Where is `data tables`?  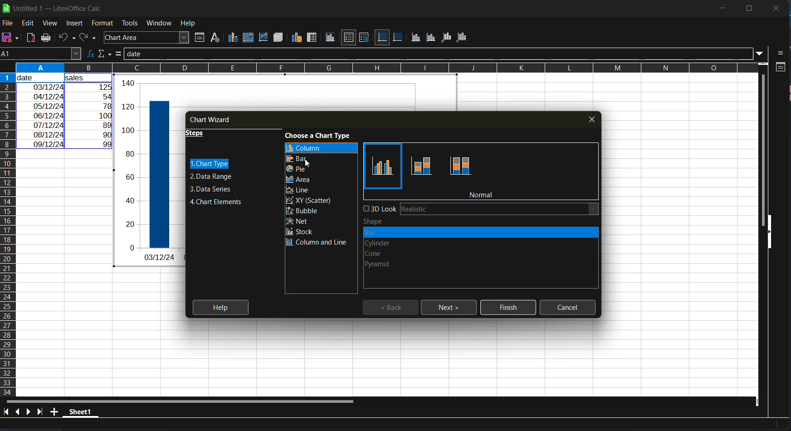 data tables is located at coordinates (312, 38).